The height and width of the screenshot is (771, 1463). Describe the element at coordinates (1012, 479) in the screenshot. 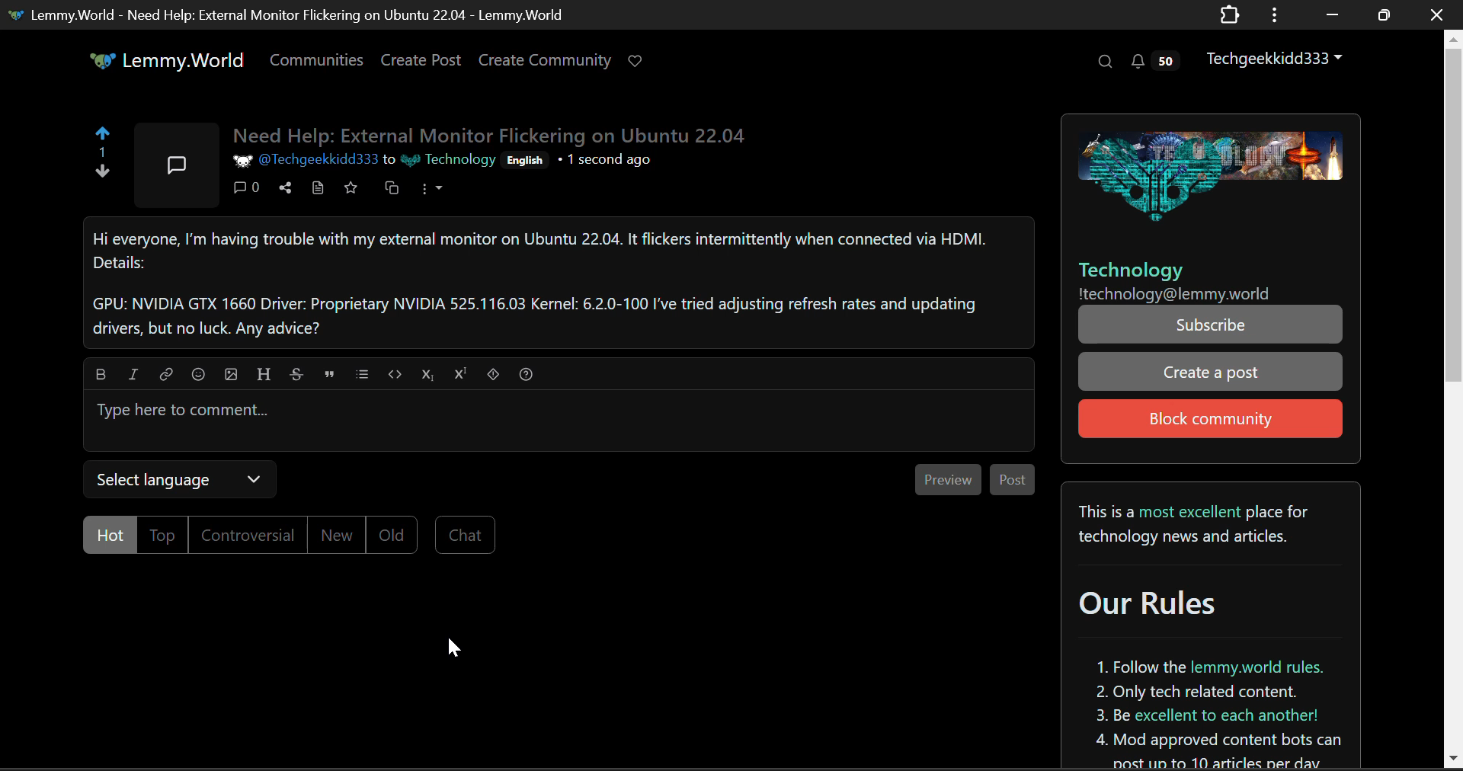

I see `Post` at that location.